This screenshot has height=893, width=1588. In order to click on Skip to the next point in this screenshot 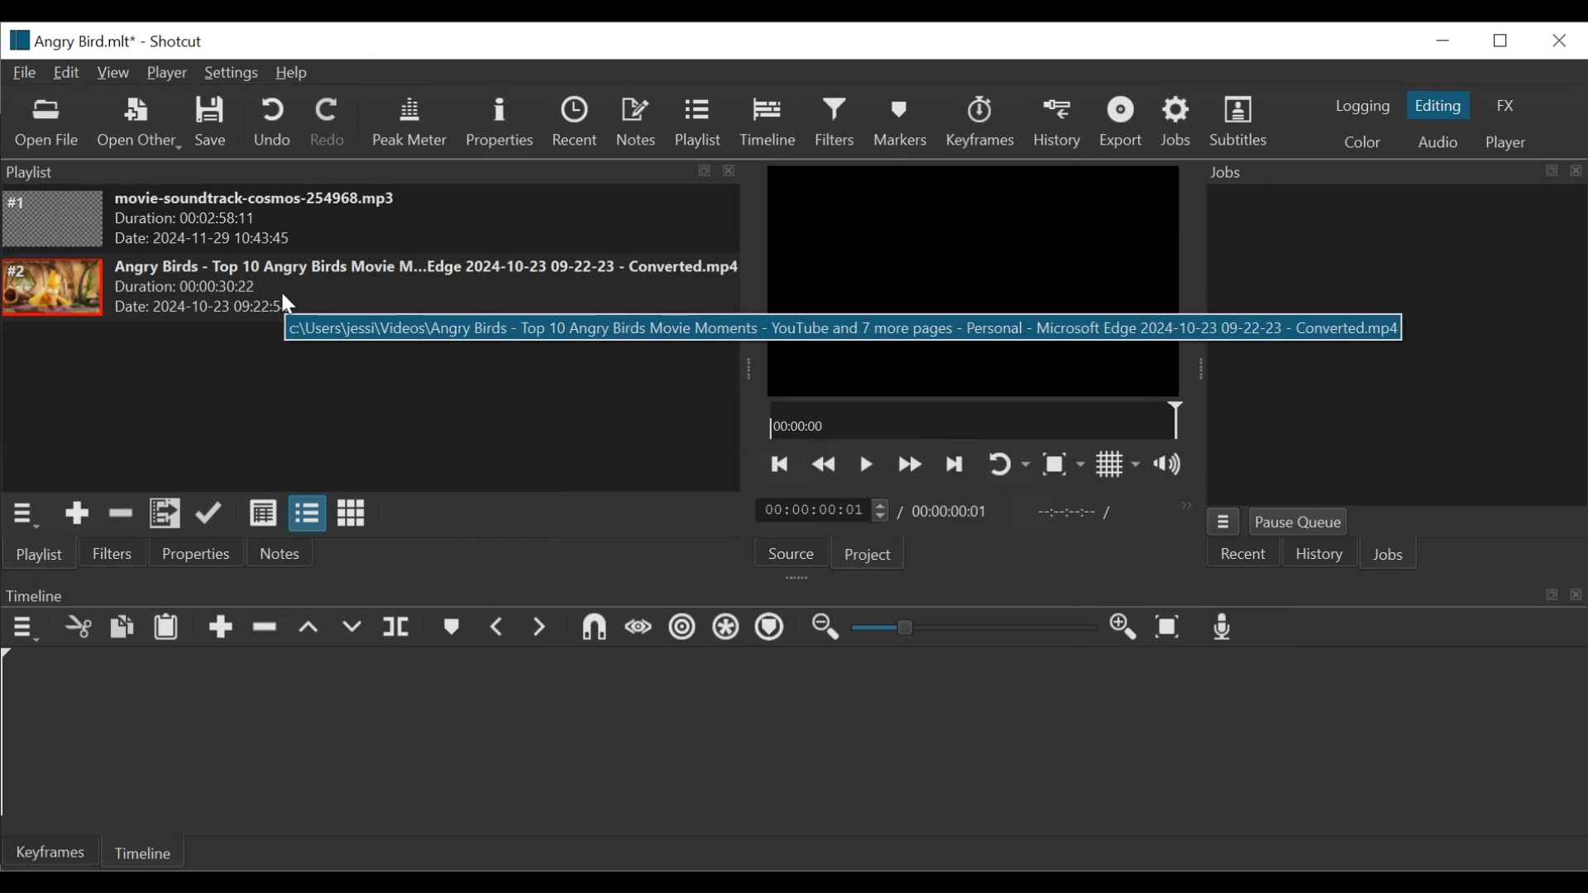, I will do `click(956, 465)`.